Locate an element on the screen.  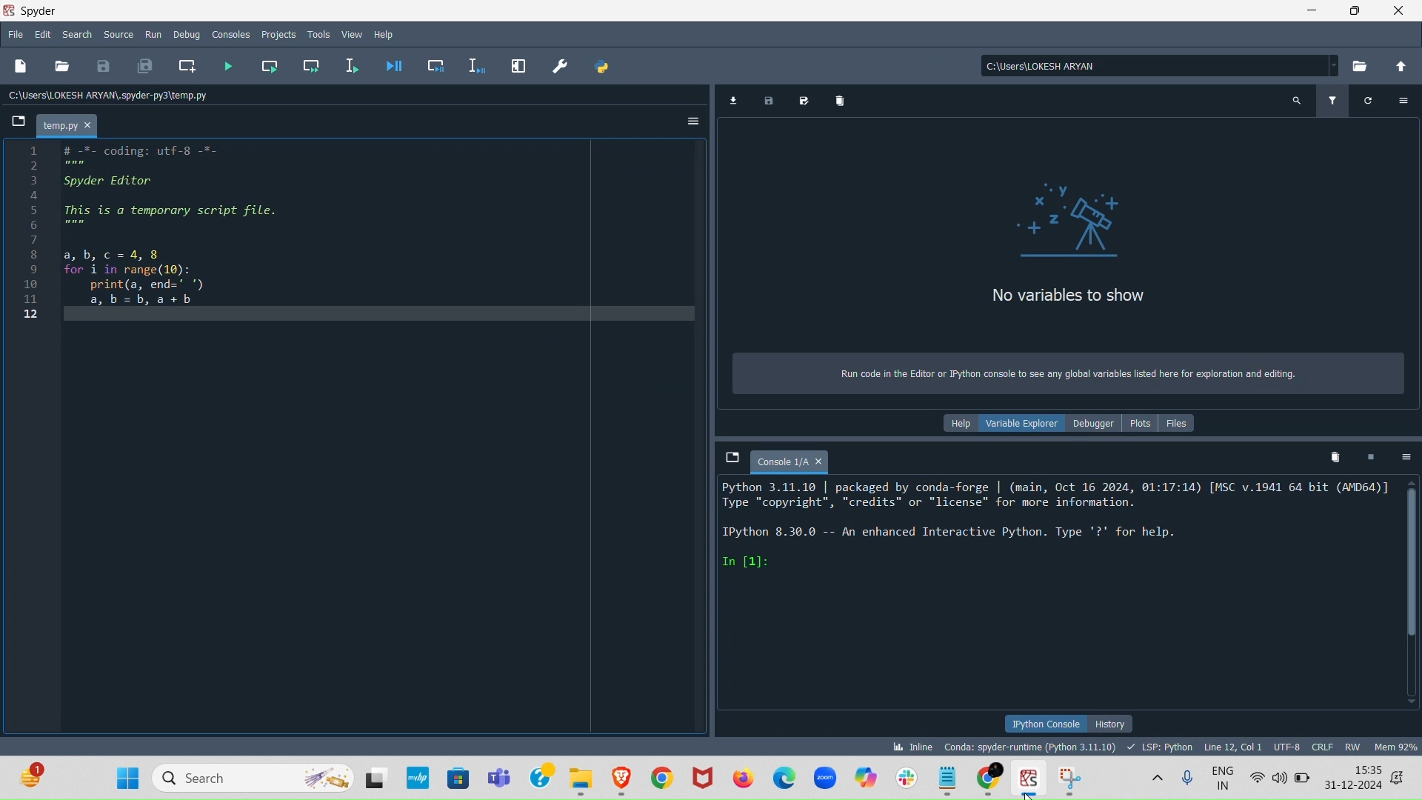
Version is located at coordinates (1032, 746).